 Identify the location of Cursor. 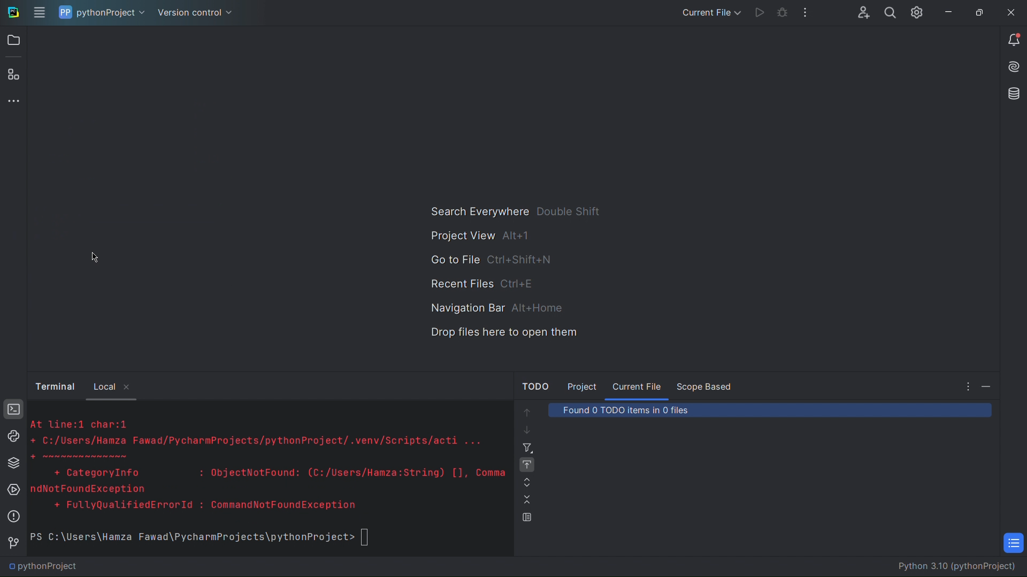
(96, 259).